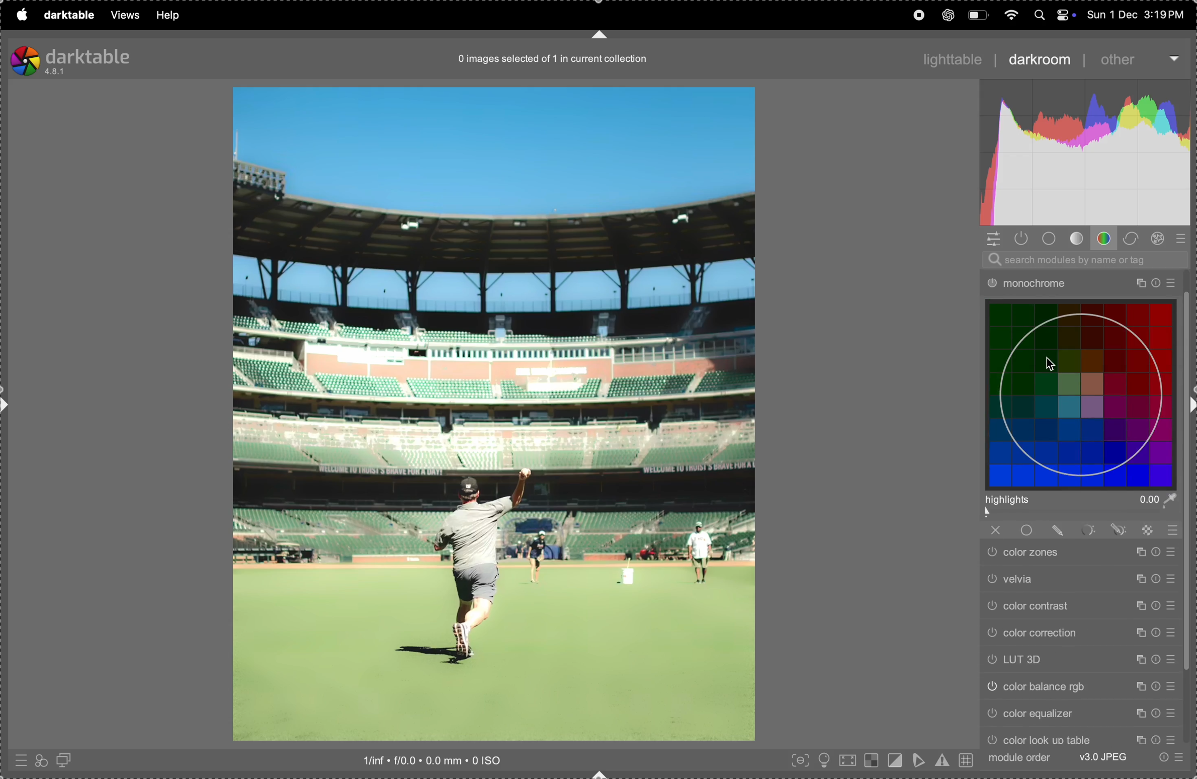 This screenshot has width=1197, height=779. What do you see at coordinates (872, 761) in the screenshot?
I see `toggle indication raw exposure` at bounding box center [872, 761].